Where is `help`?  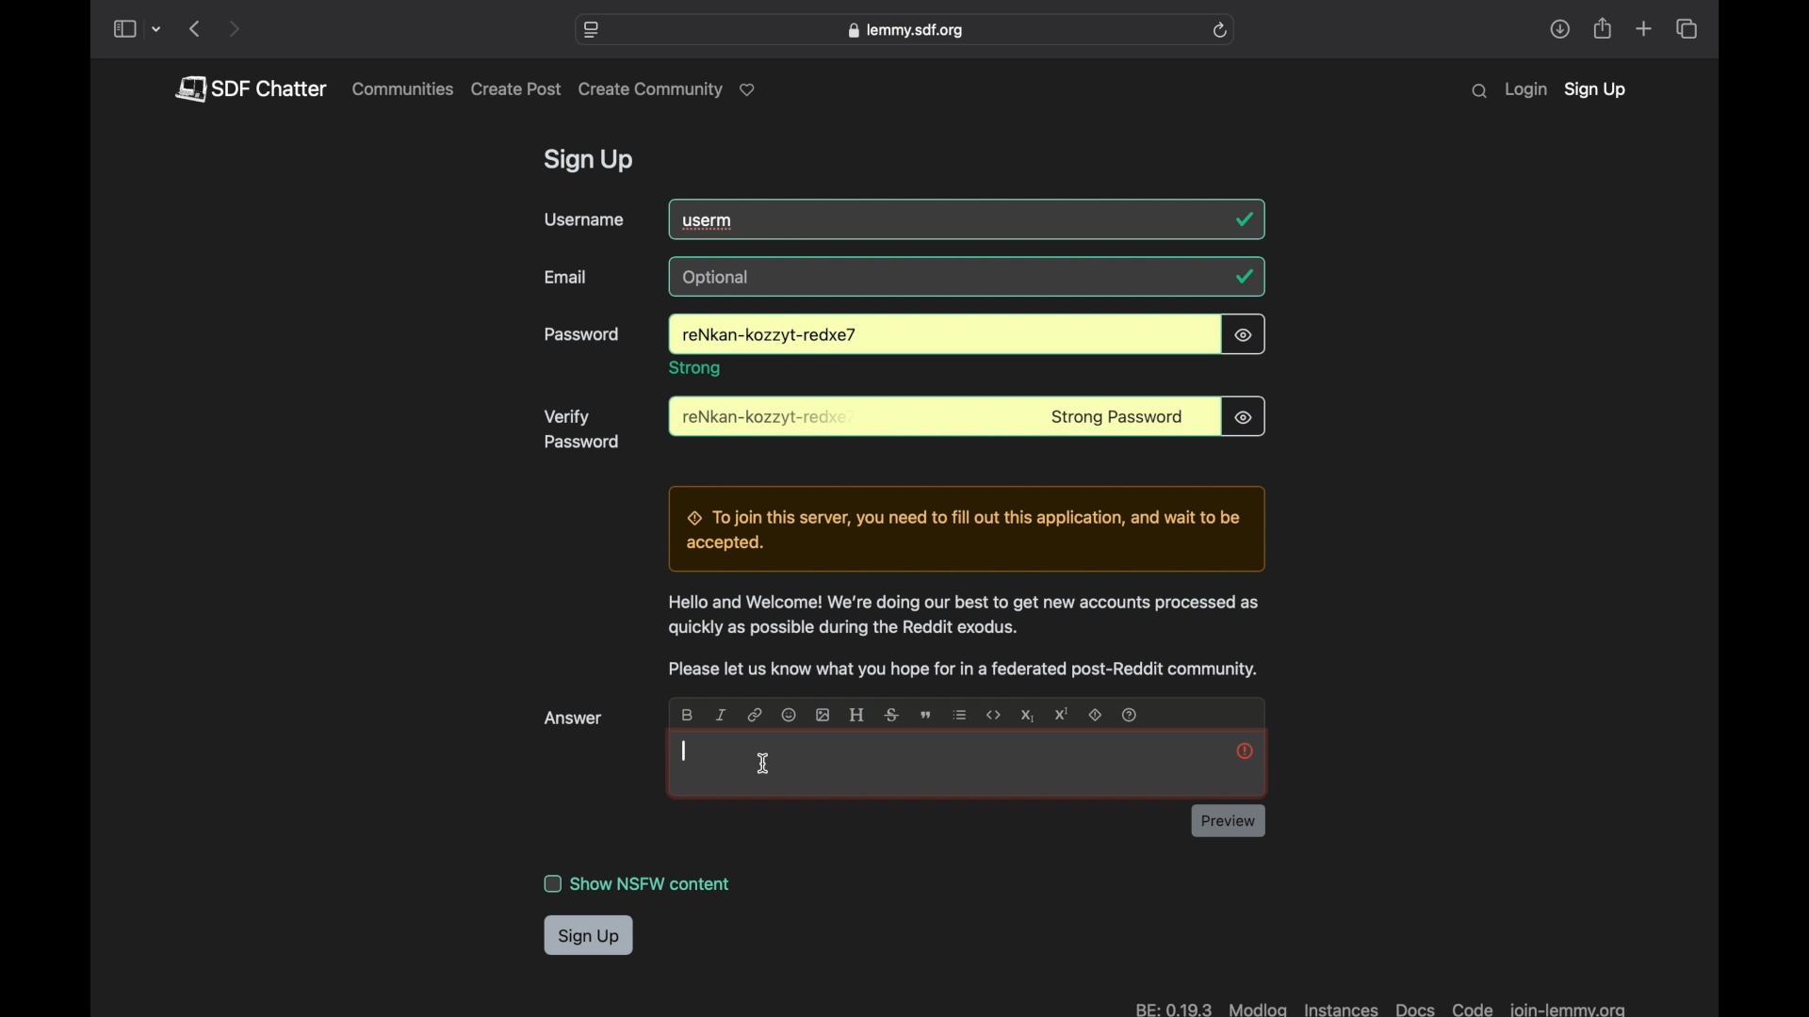 help is located at coordinates (1131, 715).